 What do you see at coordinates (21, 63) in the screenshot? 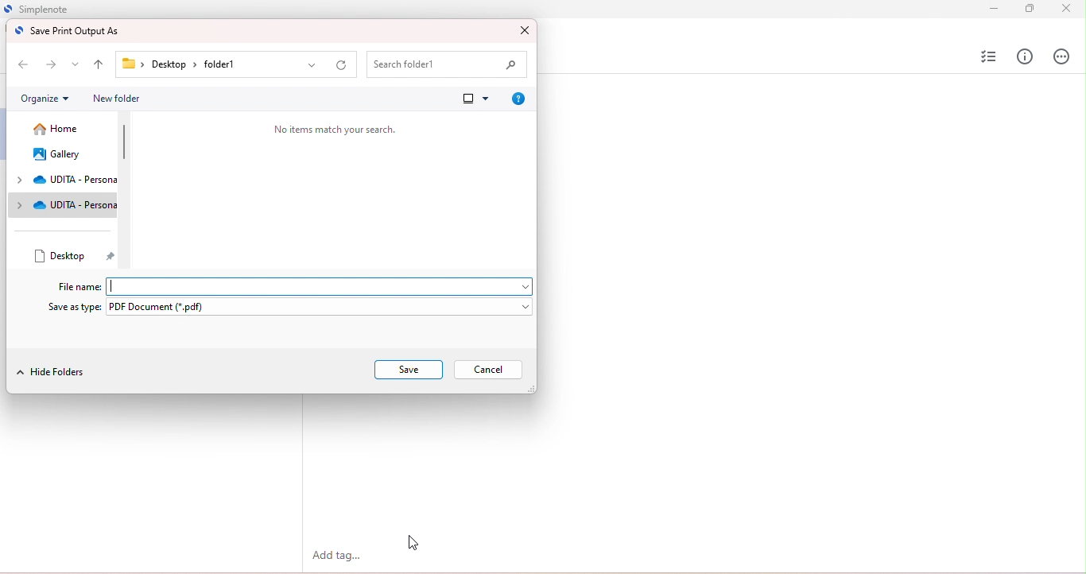
I see `previous` at bounding box center [21, 63].